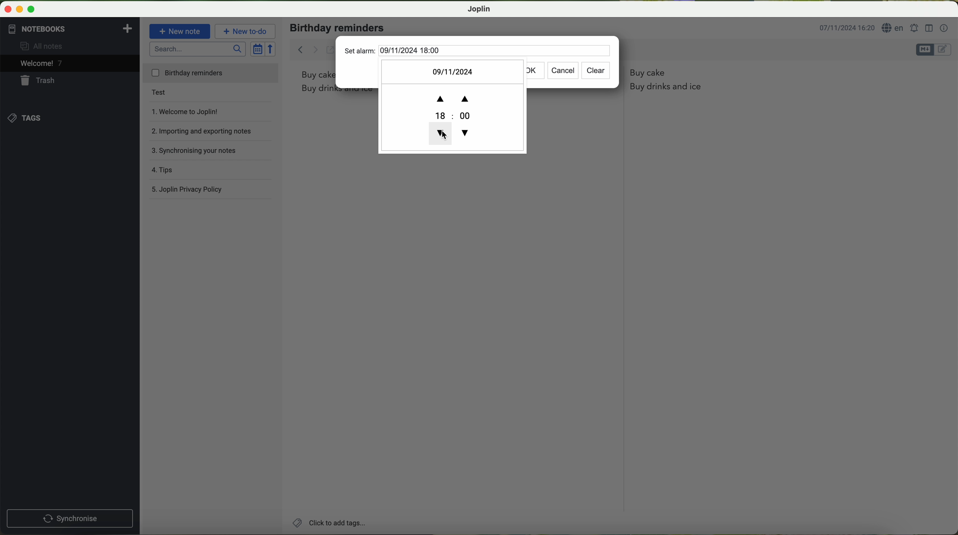 This screenshot has width=958, height=535. What do you see at coordinates (479, 10) in the screenshot?
I see `Joplin` at bounding box center [479, 10].